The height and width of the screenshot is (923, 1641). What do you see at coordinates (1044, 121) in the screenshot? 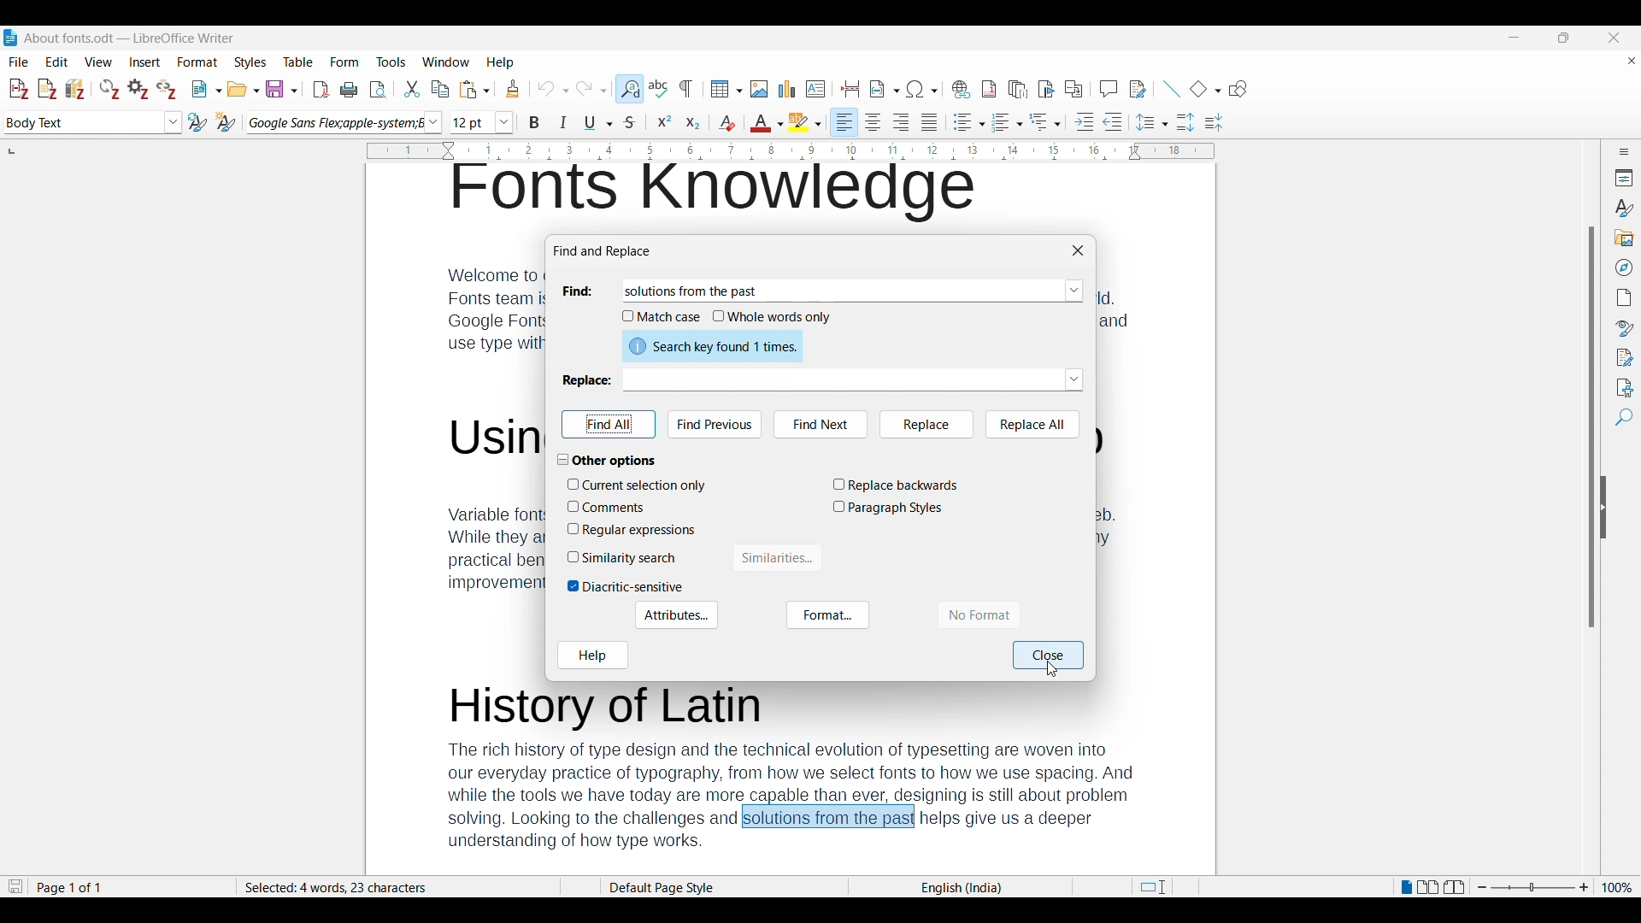
I see `Select outline format options` at bounding box center [1044, 121].